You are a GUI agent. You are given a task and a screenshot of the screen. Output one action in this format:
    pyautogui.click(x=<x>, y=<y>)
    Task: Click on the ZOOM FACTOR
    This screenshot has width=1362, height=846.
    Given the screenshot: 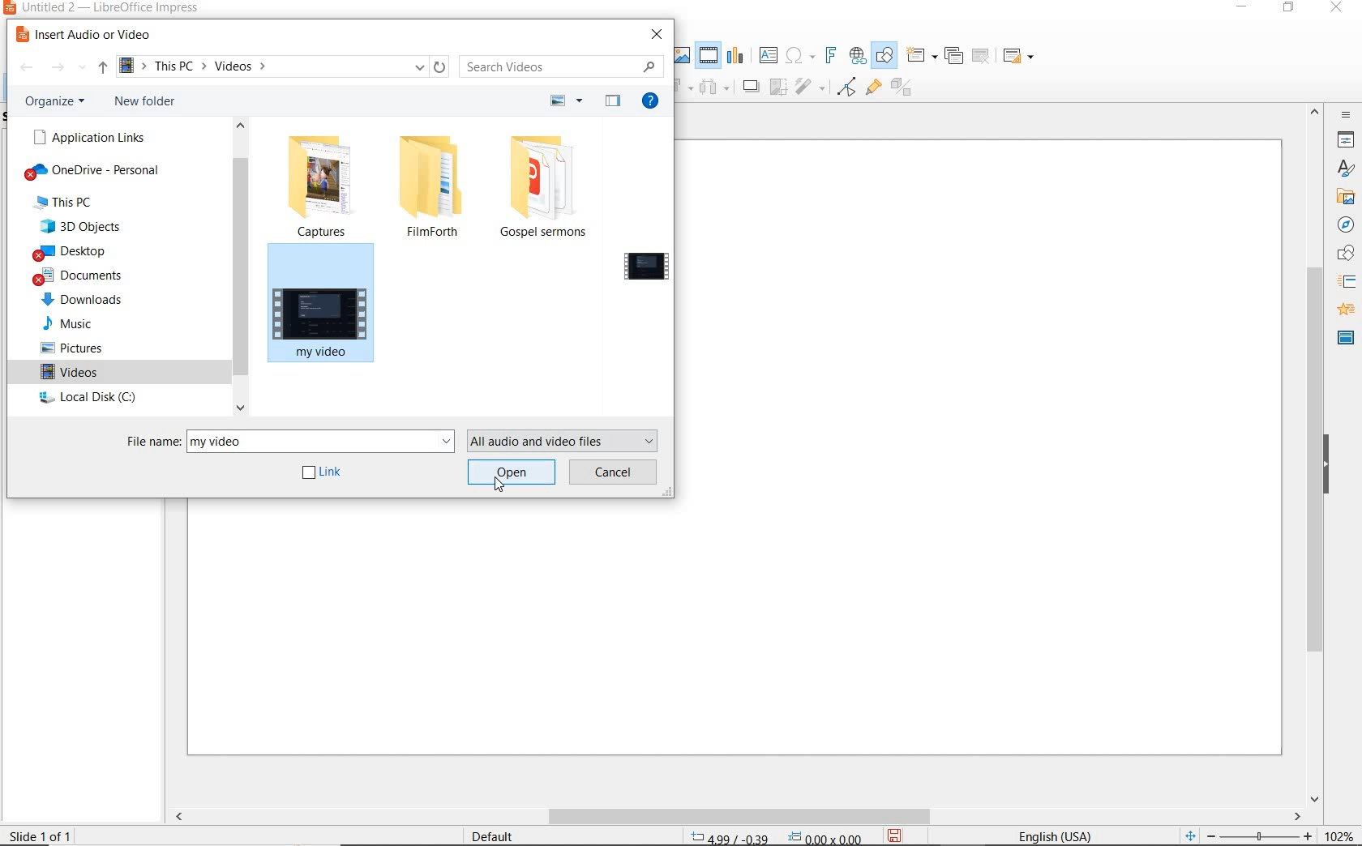 What is the action you would take?
    pyautogui.click(x=1340, y=832)
    